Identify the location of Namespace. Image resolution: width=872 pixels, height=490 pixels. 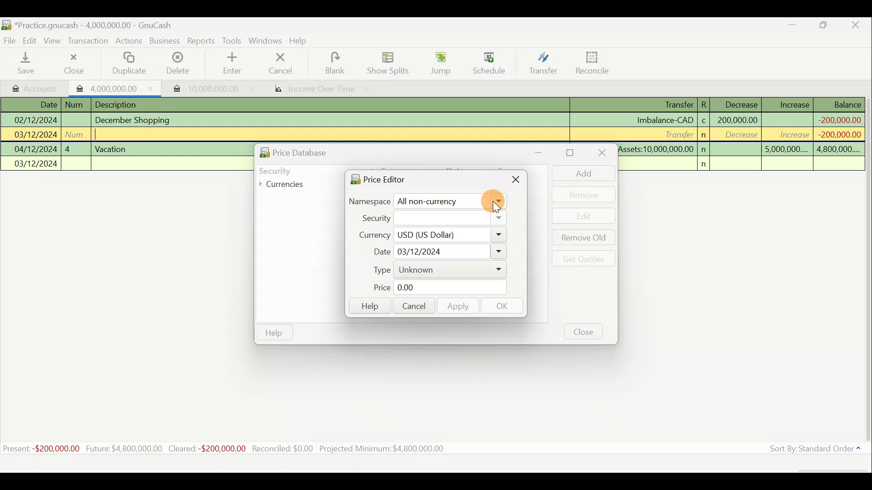
(428, 202).